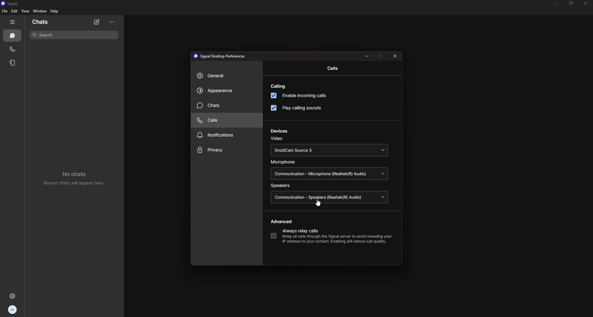 This screenshot has width=593, height=317. Describe the element at coordinates (284, 163) in the screenshot. I see `microphone` at that location.